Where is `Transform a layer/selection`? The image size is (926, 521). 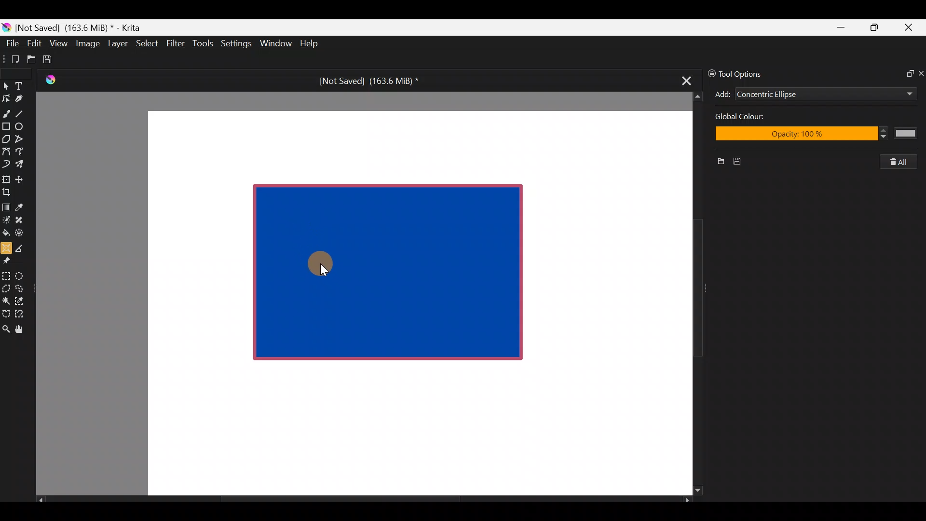
Transform a layer/selection is located at coordinates (6, 178).